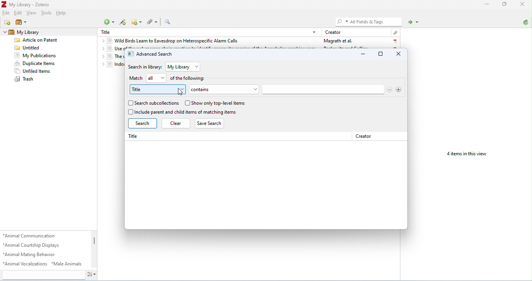  Describe the element at coordinates (18, 12) in the screenshot. I see `edit` at that location.